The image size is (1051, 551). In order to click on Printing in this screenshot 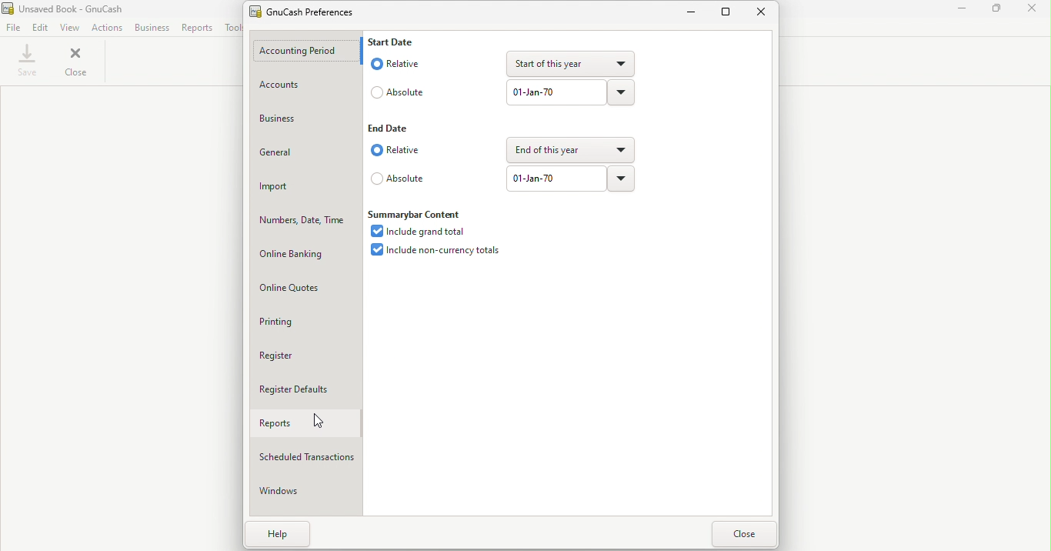, I will do `click(305, 322)`.